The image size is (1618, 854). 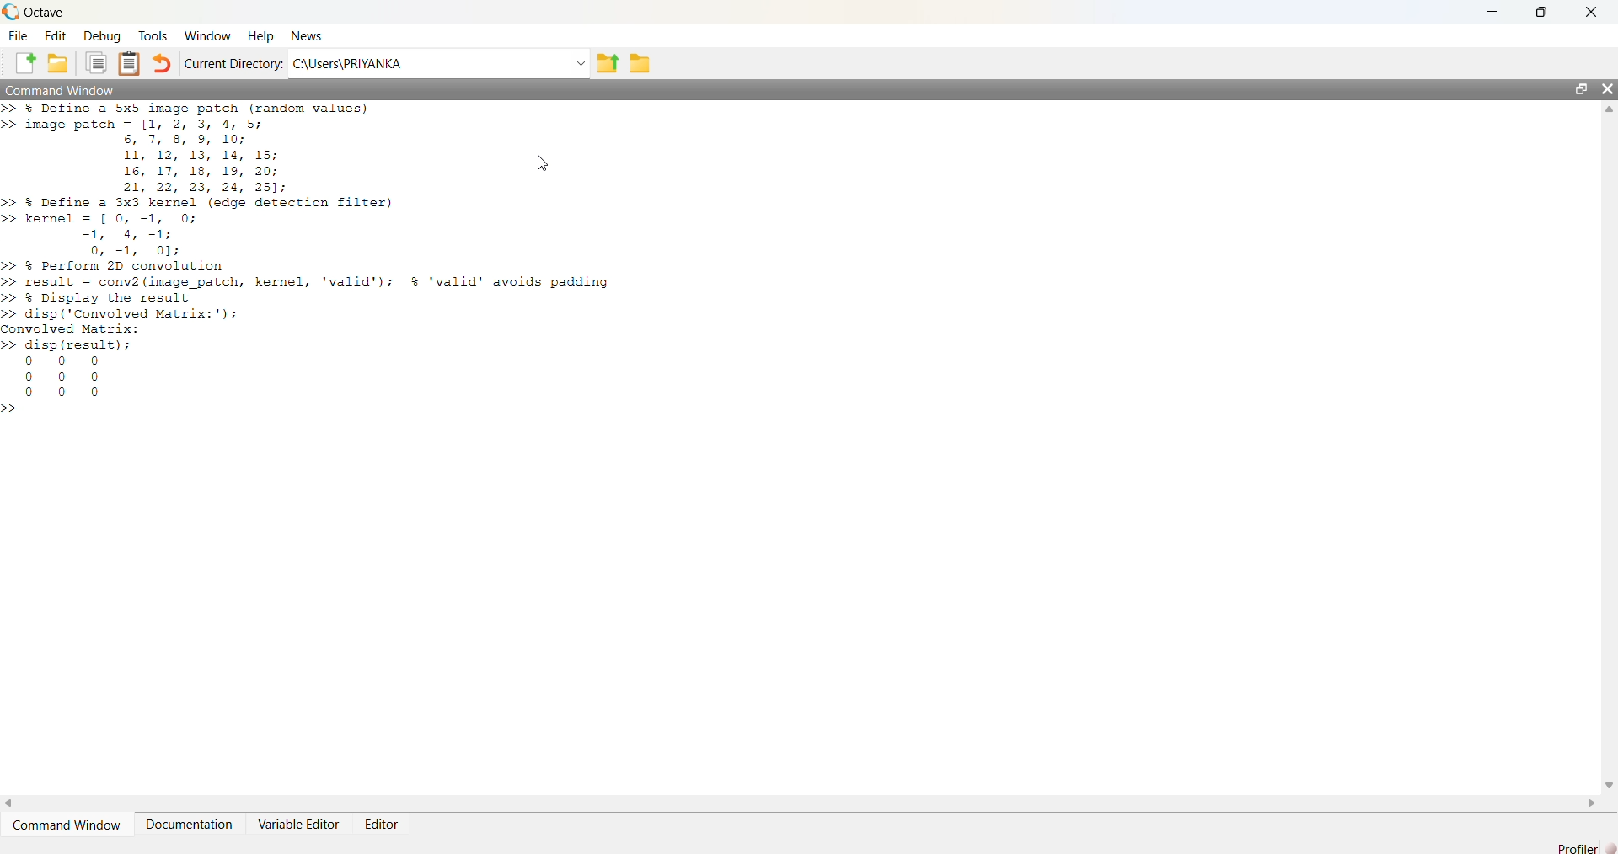 What do you see at coordinates (131, 62) in the screenshot?
I see `Paste` at bounding box center [131, 62].